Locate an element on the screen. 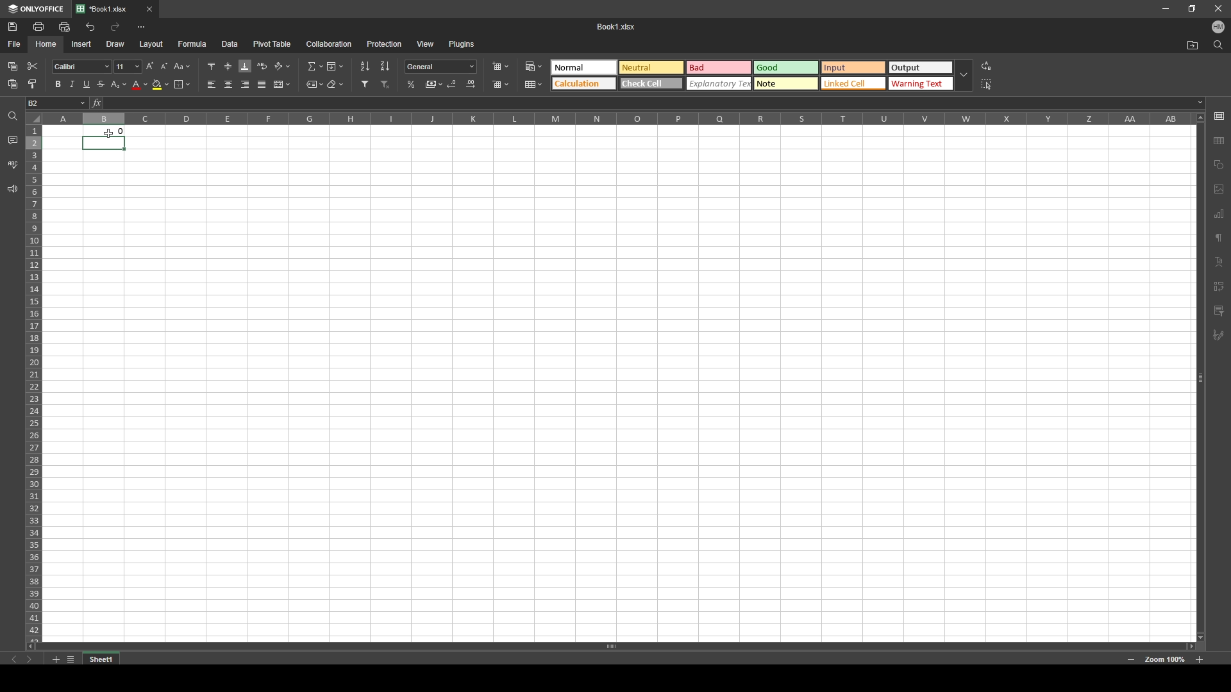 The height and width of the screenshot is (692, 1231). draw is located at coordinates (116, 44).